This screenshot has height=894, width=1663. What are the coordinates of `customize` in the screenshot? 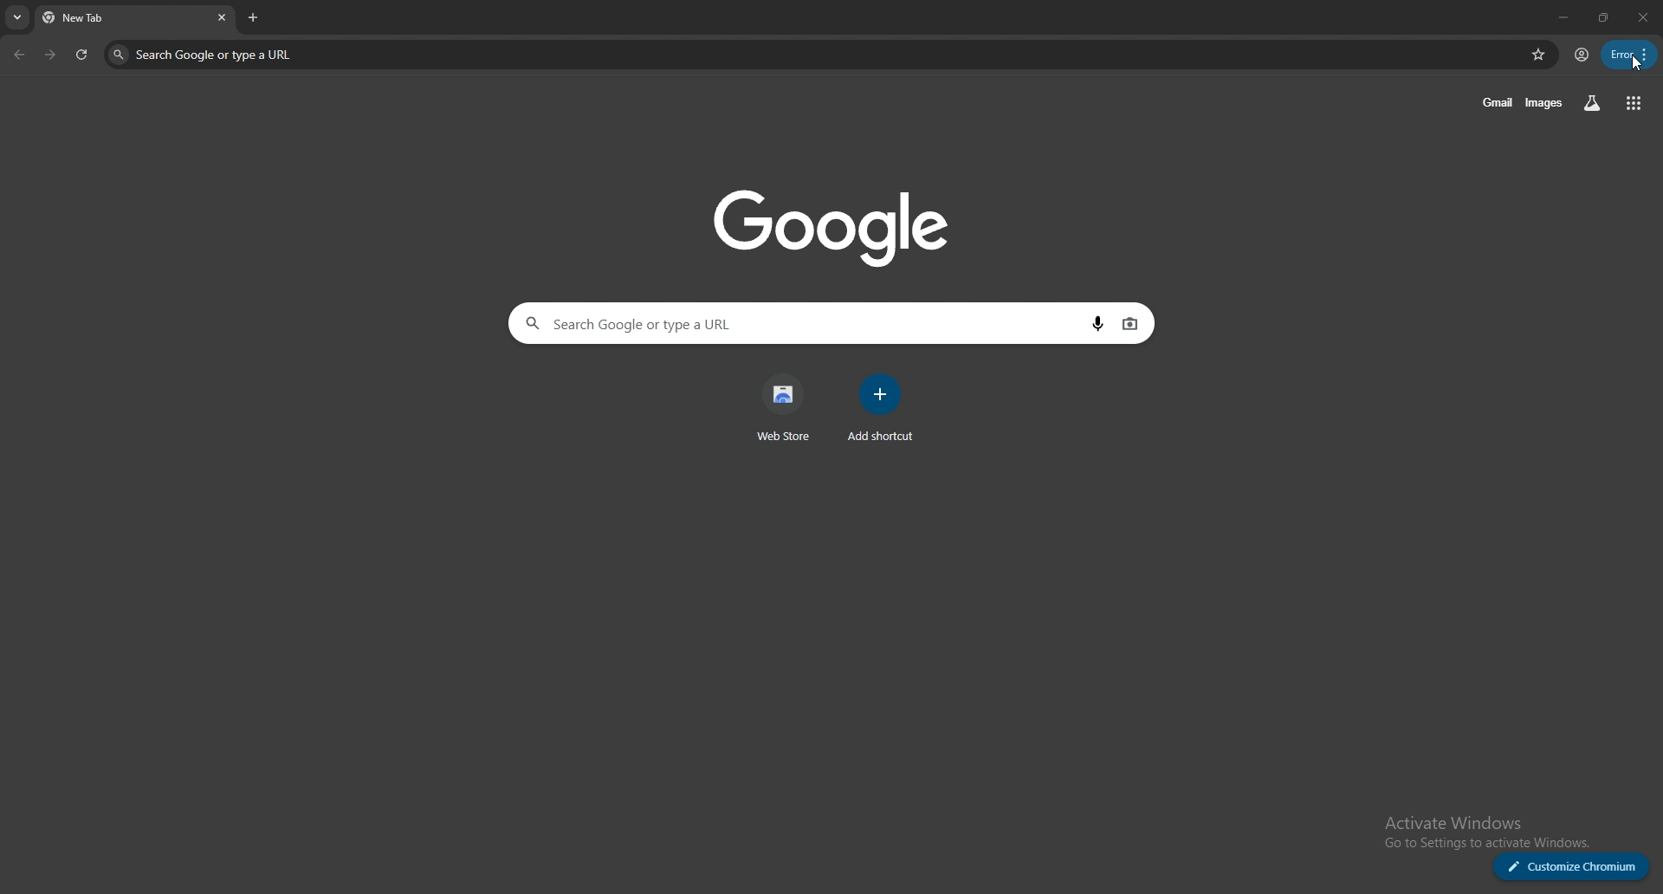 It's located at (1571, 867).